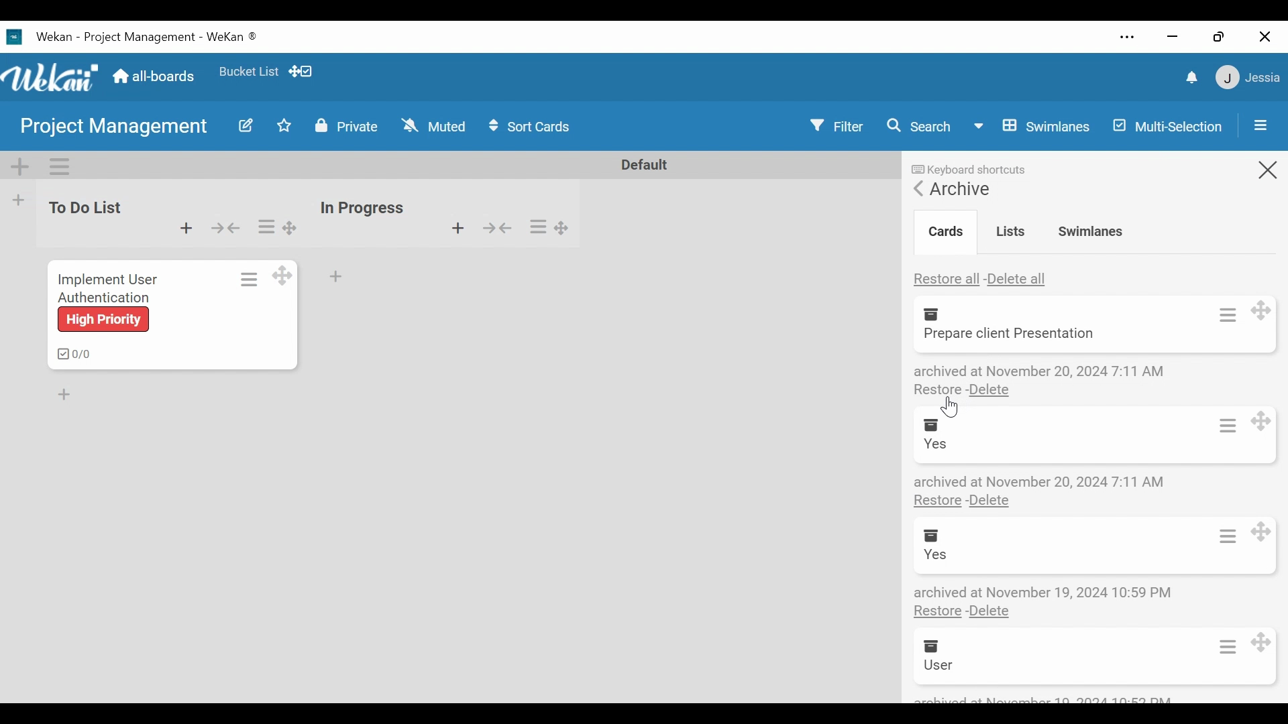  I want to click on Archive Box , so click(936, 313).